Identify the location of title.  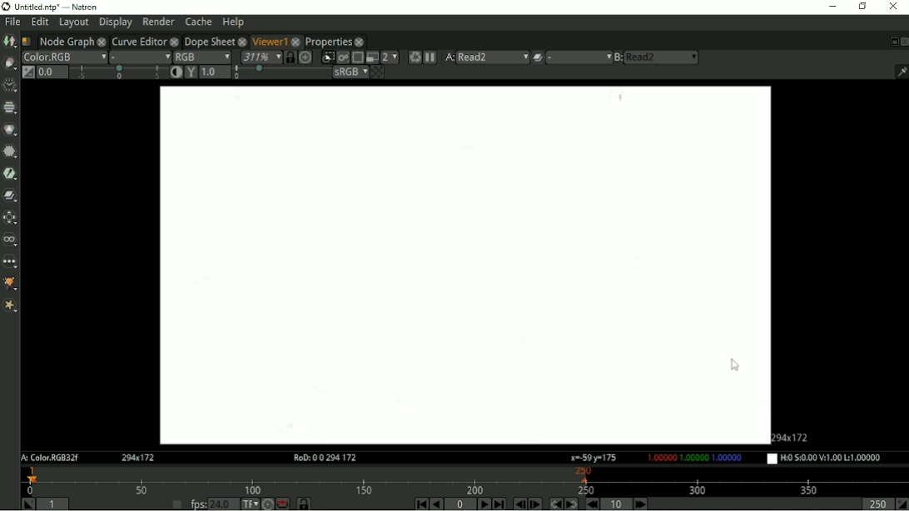
(84, 6).